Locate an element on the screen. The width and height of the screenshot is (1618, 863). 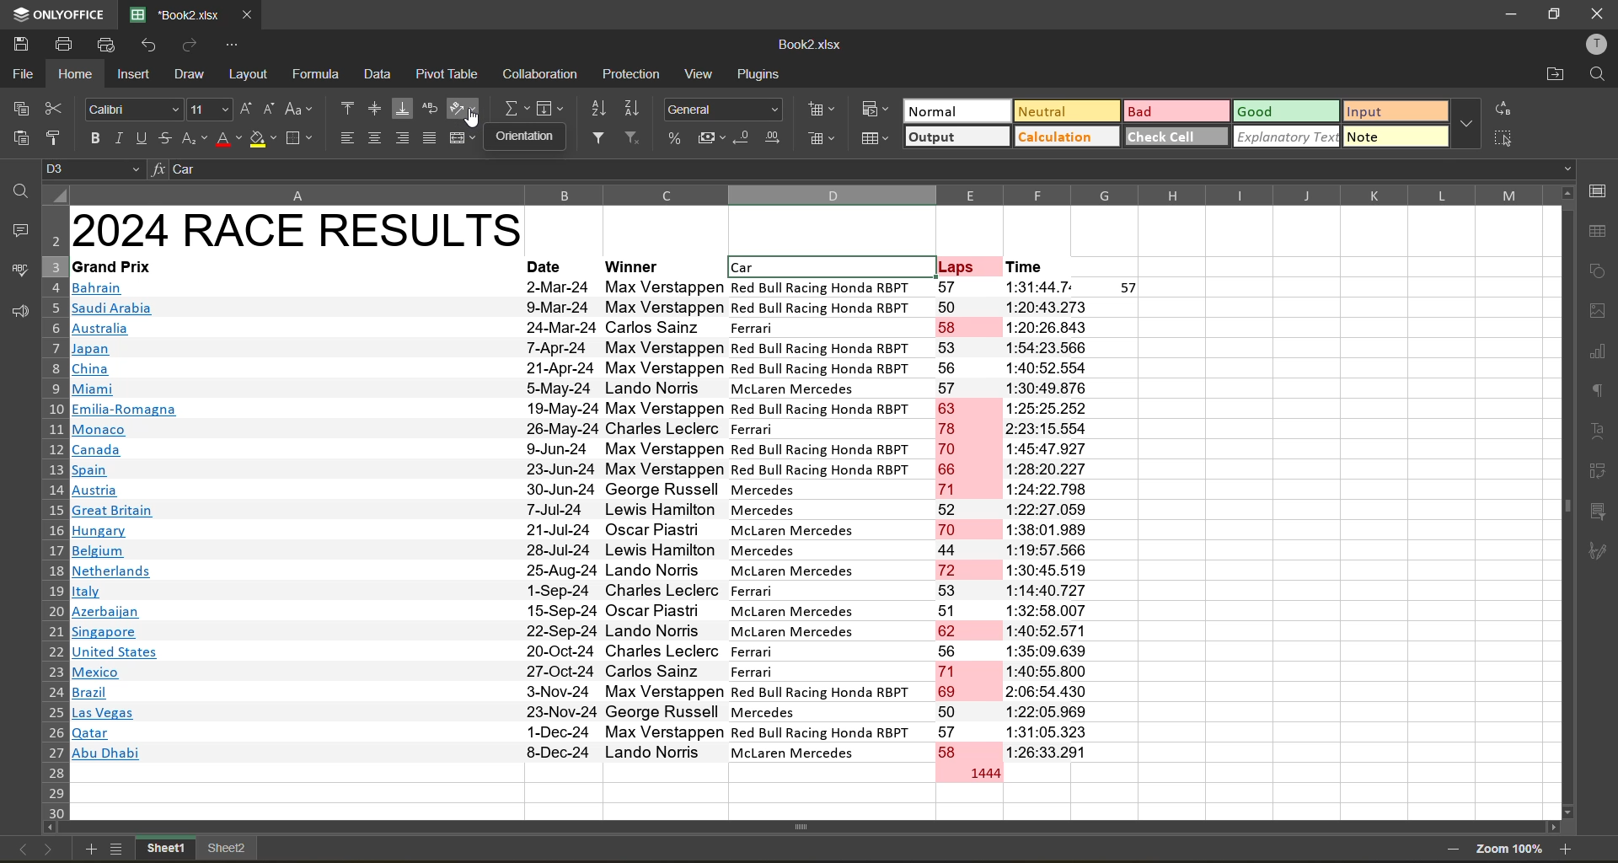
align top is located at coordinates (345, 108).